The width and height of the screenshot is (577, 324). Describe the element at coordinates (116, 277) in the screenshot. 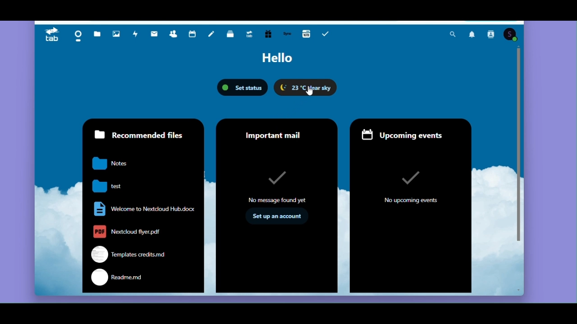

I see `readme.md` at that location.